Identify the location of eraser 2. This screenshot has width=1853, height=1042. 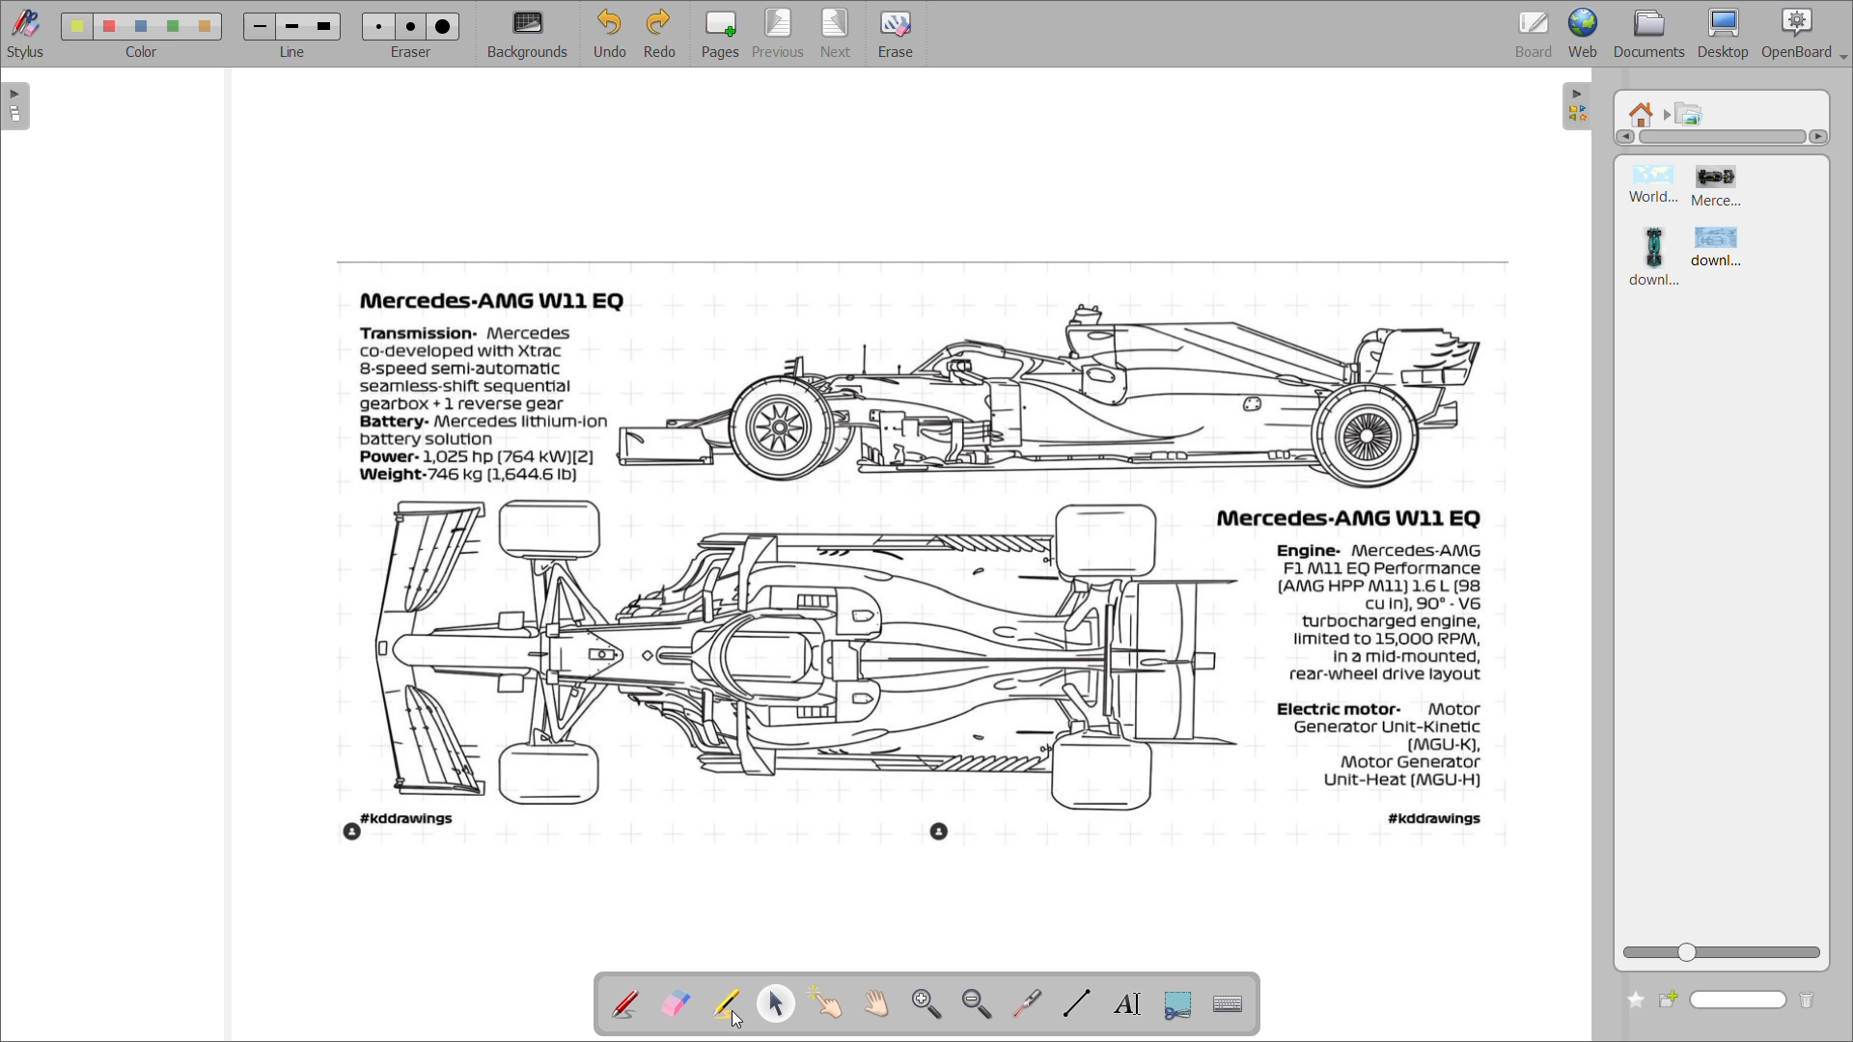
(412, 25).